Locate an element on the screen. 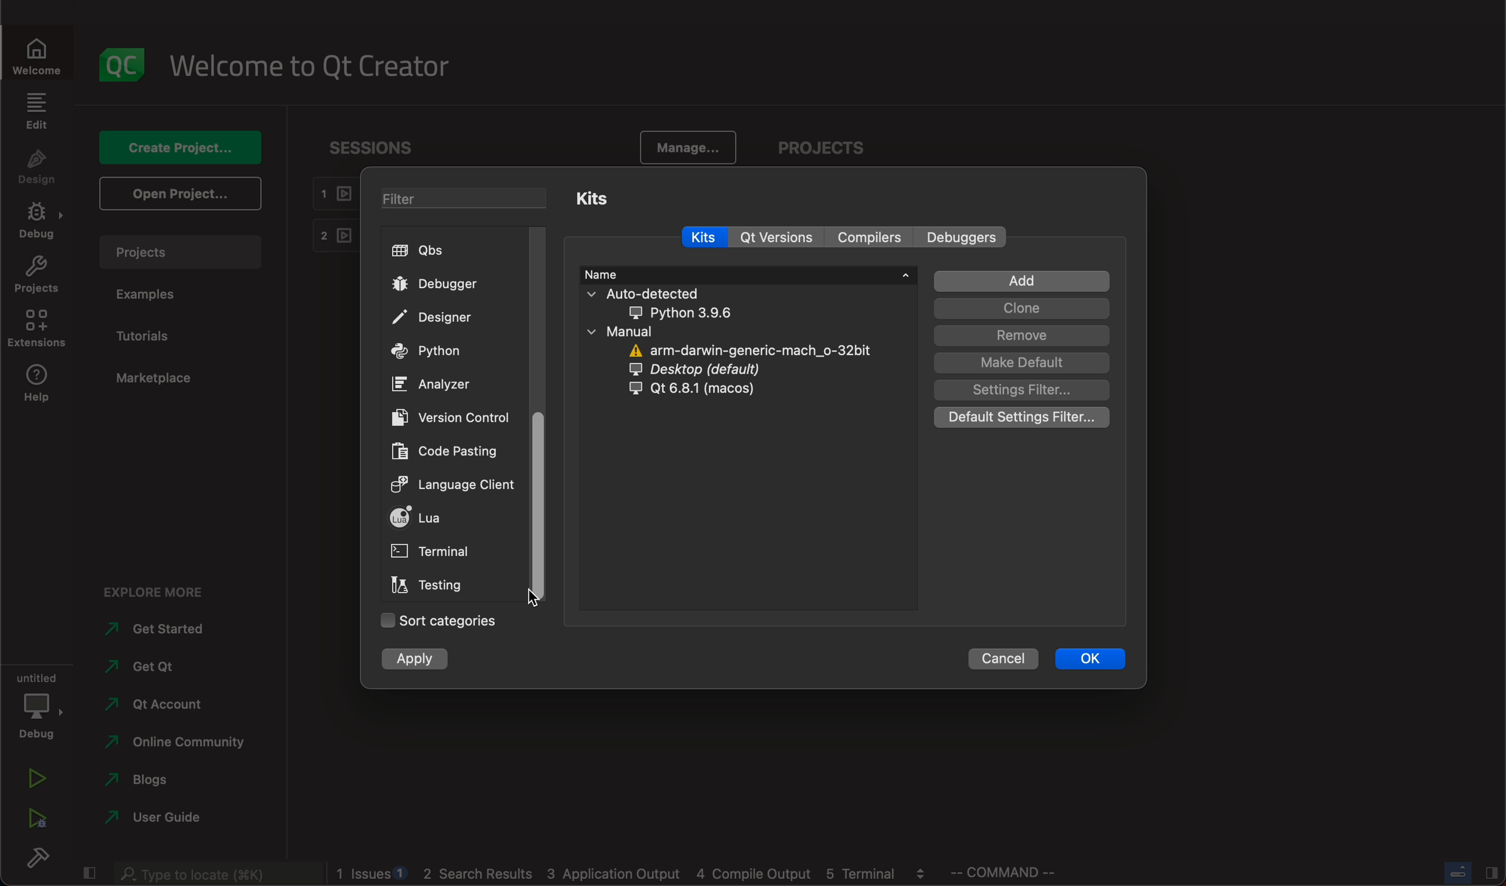  get qt is located at coordinates (158, 668).